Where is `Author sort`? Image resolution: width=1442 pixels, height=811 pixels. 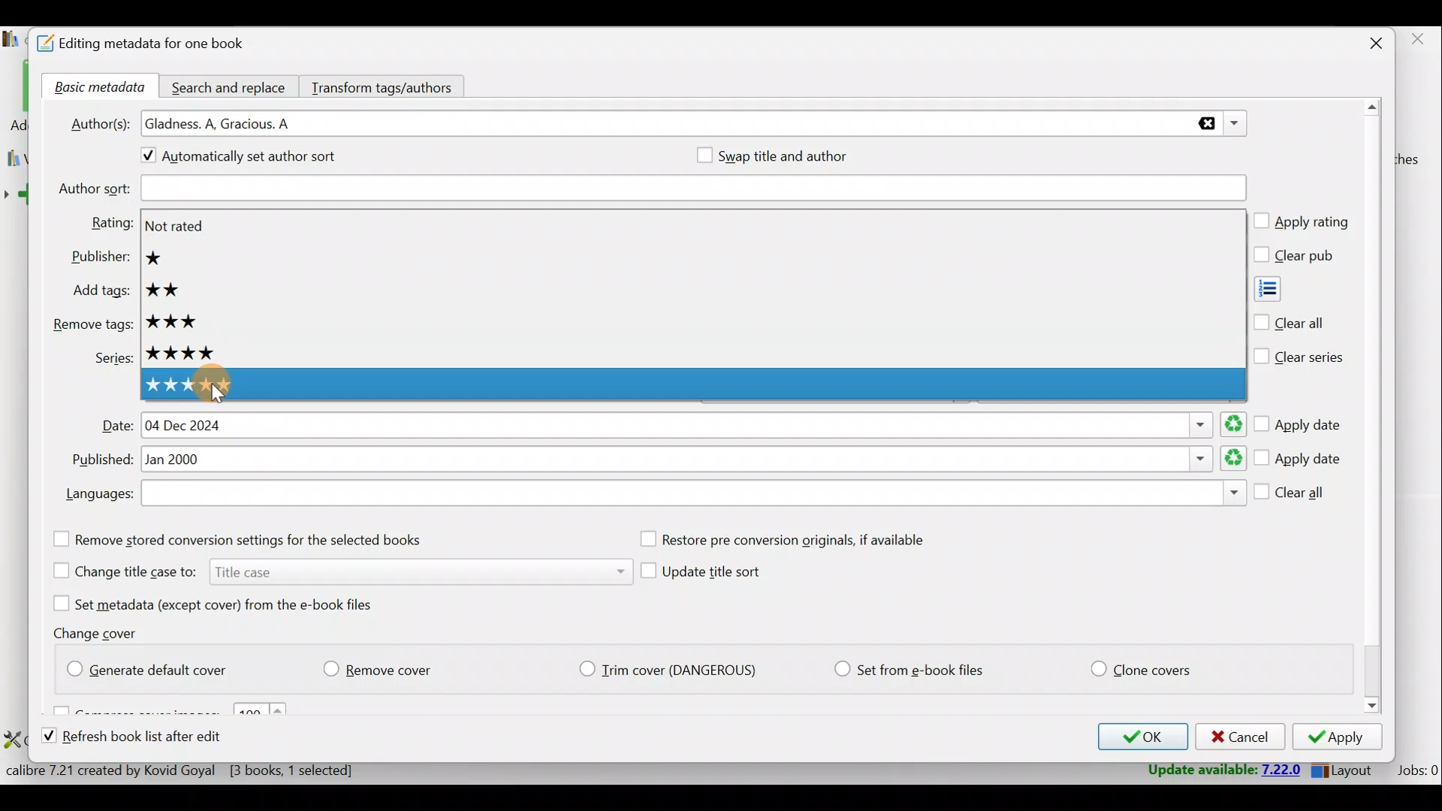
Author sort is located at coordinates (692, 189).